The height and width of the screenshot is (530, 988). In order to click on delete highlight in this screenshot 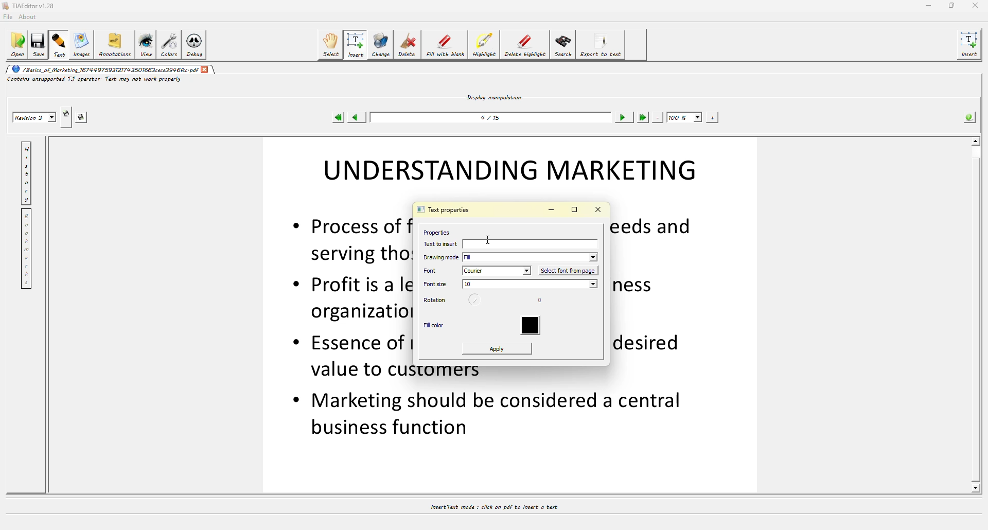, I will do `click(526, 45)`.